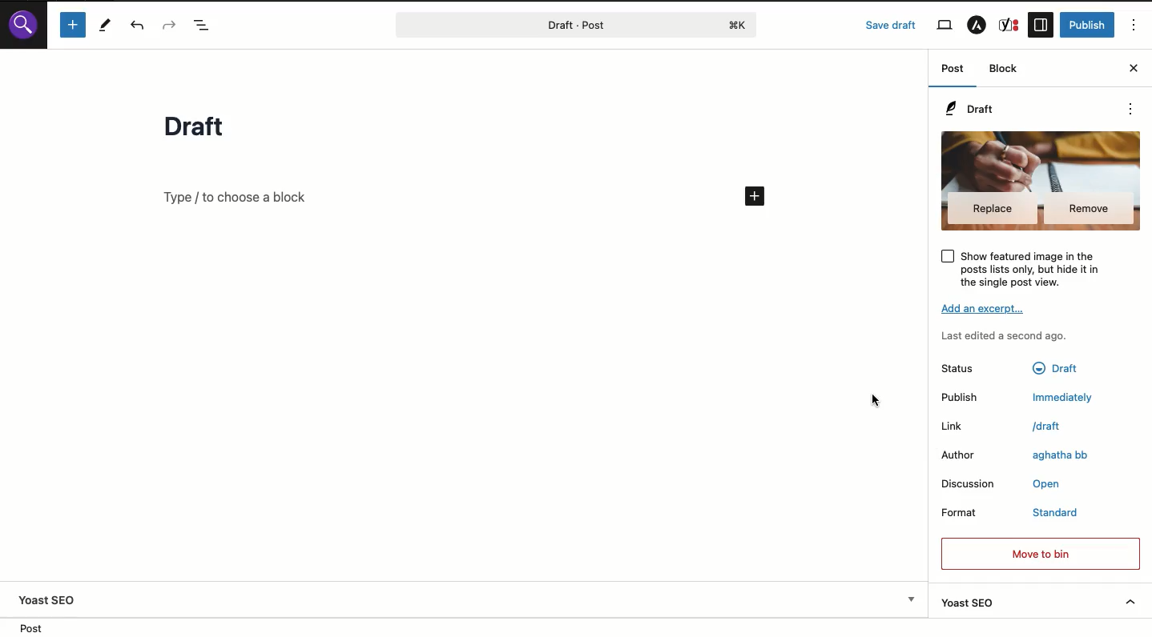 The height and width of the screenshot is (637, 1152). I want to click on Checkbox , so click(945, 255).